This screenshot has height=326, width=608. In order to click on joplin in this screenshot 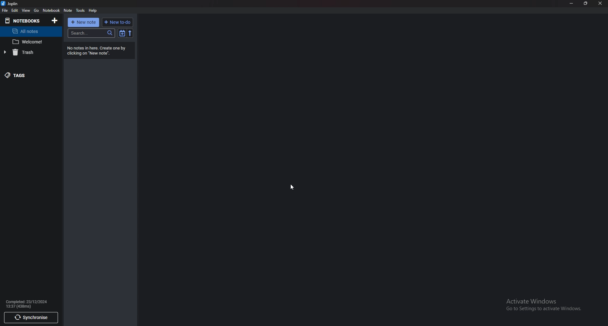, I will do `click(11, 3)`.